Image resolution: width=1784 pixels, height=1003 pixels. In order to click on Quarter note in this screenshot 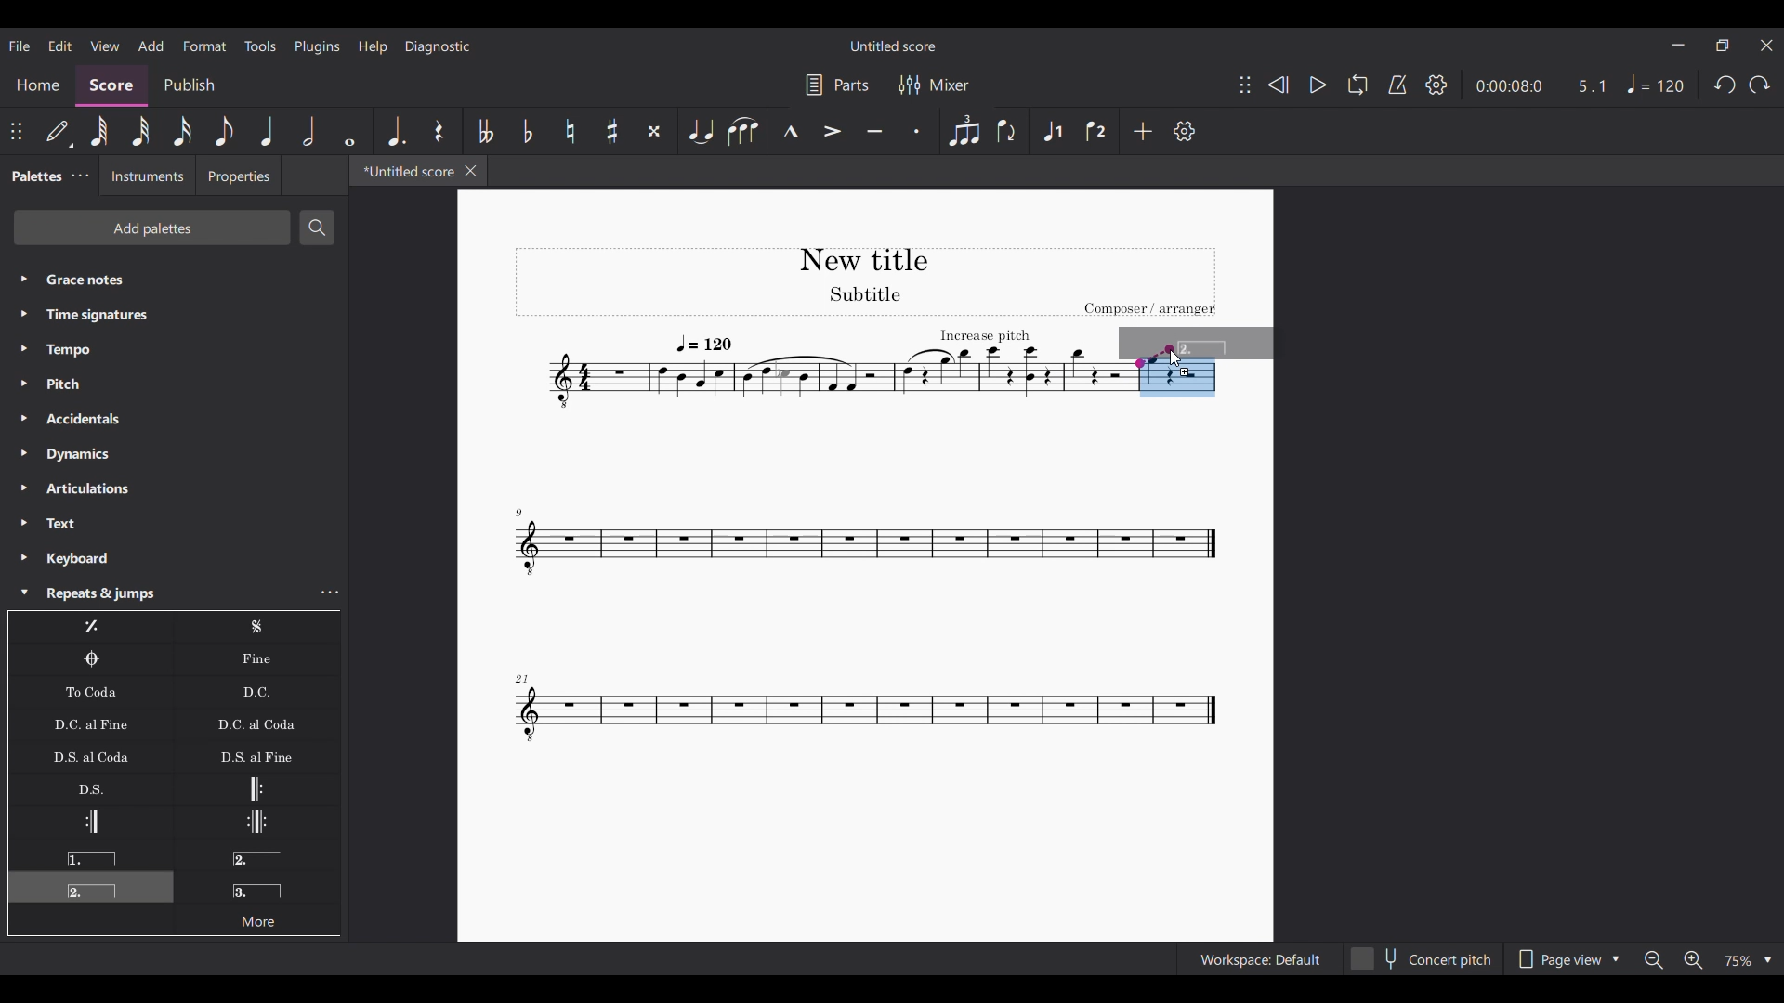, I will do `click(268, 131)`.